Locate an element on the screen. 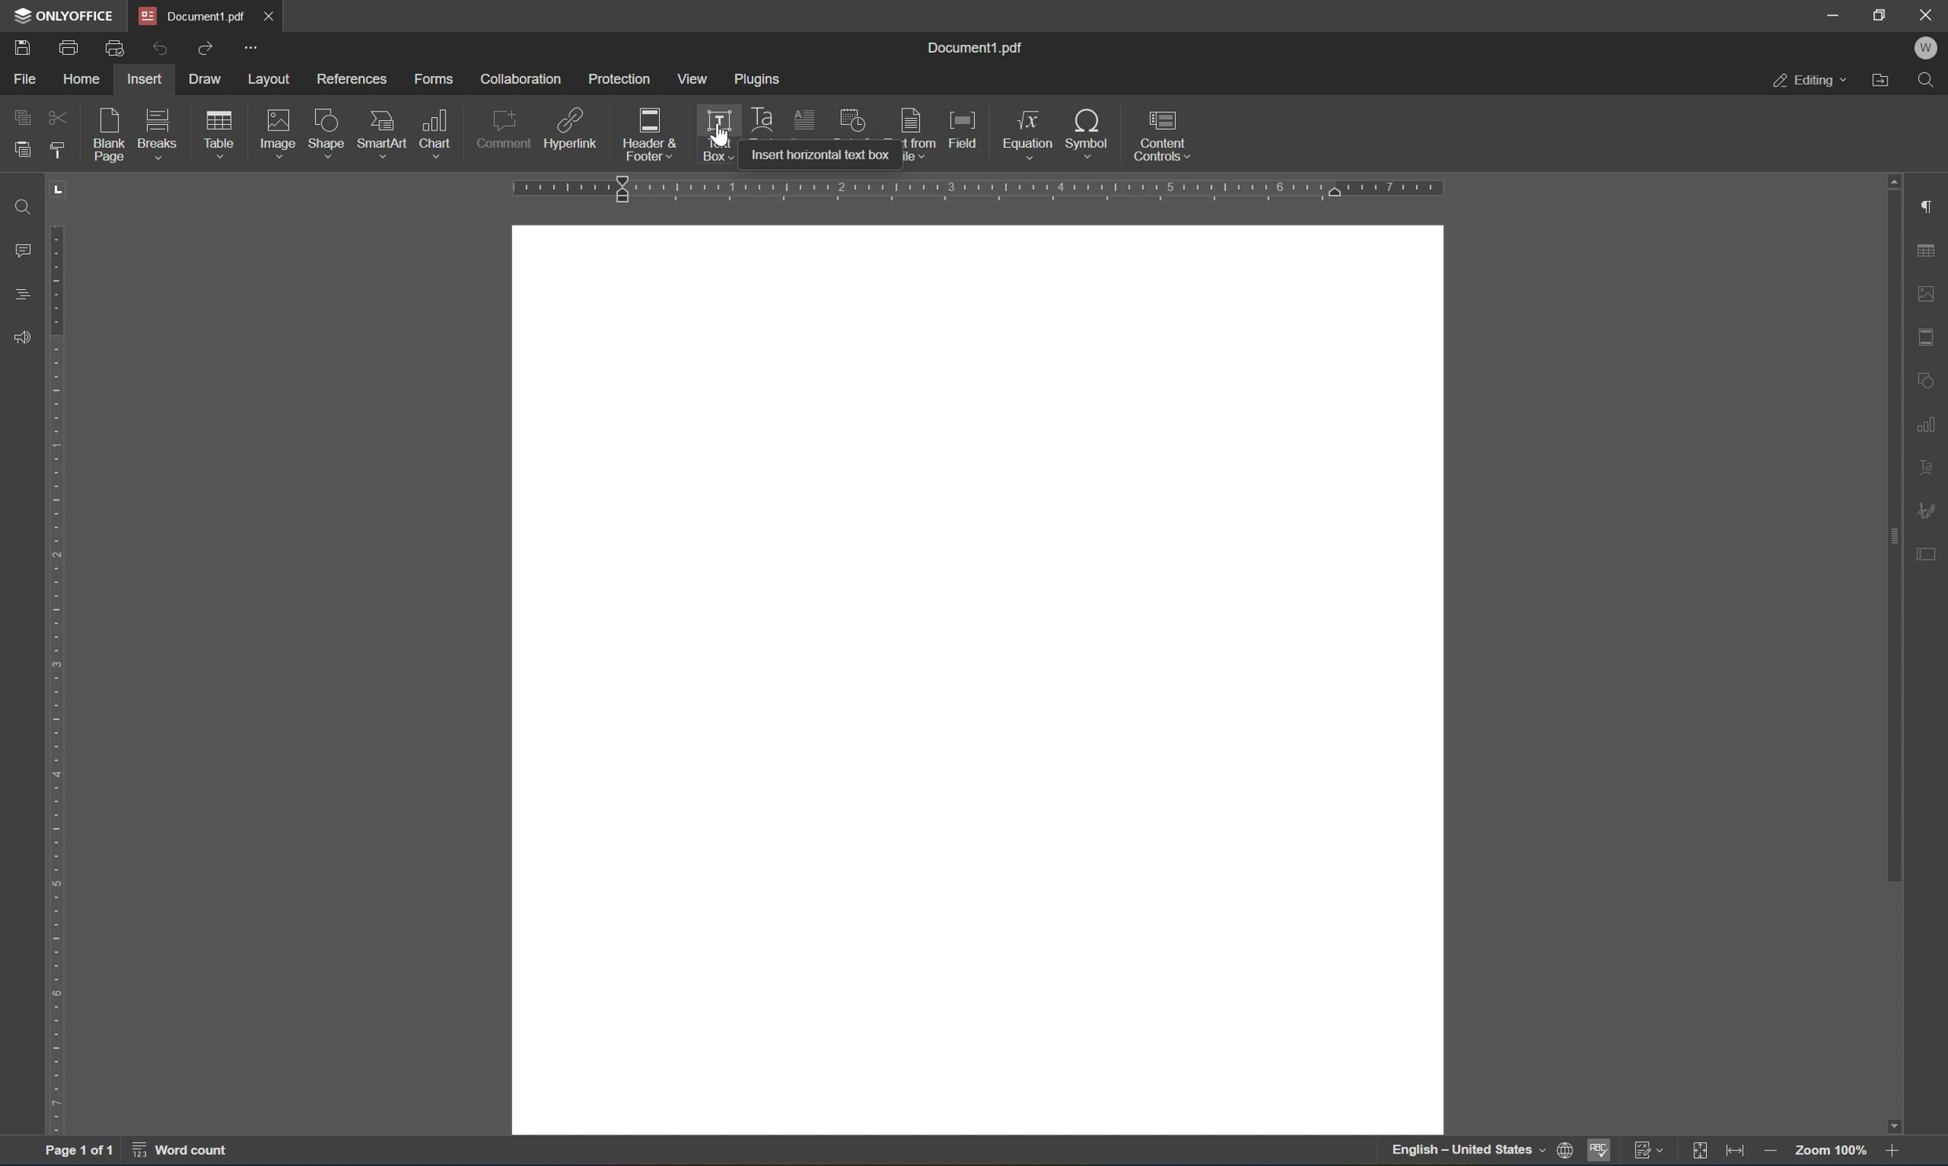  Welcome is located at coordinates (1928, 50).